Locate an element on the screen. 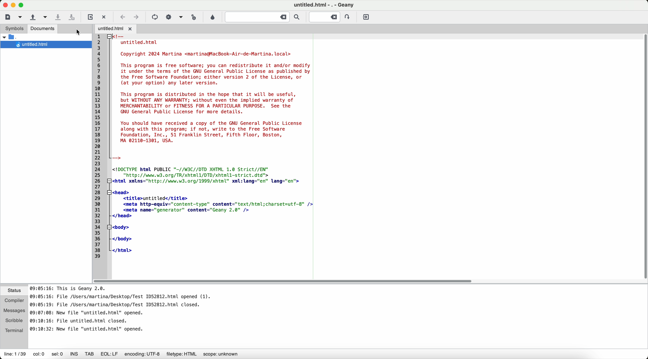  save the current file is located at coordinates (58, 17).